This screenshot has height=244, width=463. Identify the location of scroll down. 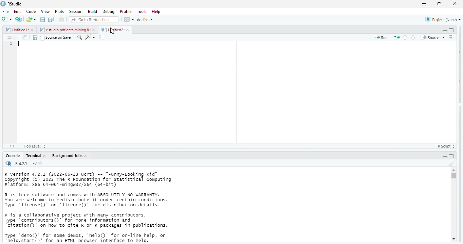
(453, 240).